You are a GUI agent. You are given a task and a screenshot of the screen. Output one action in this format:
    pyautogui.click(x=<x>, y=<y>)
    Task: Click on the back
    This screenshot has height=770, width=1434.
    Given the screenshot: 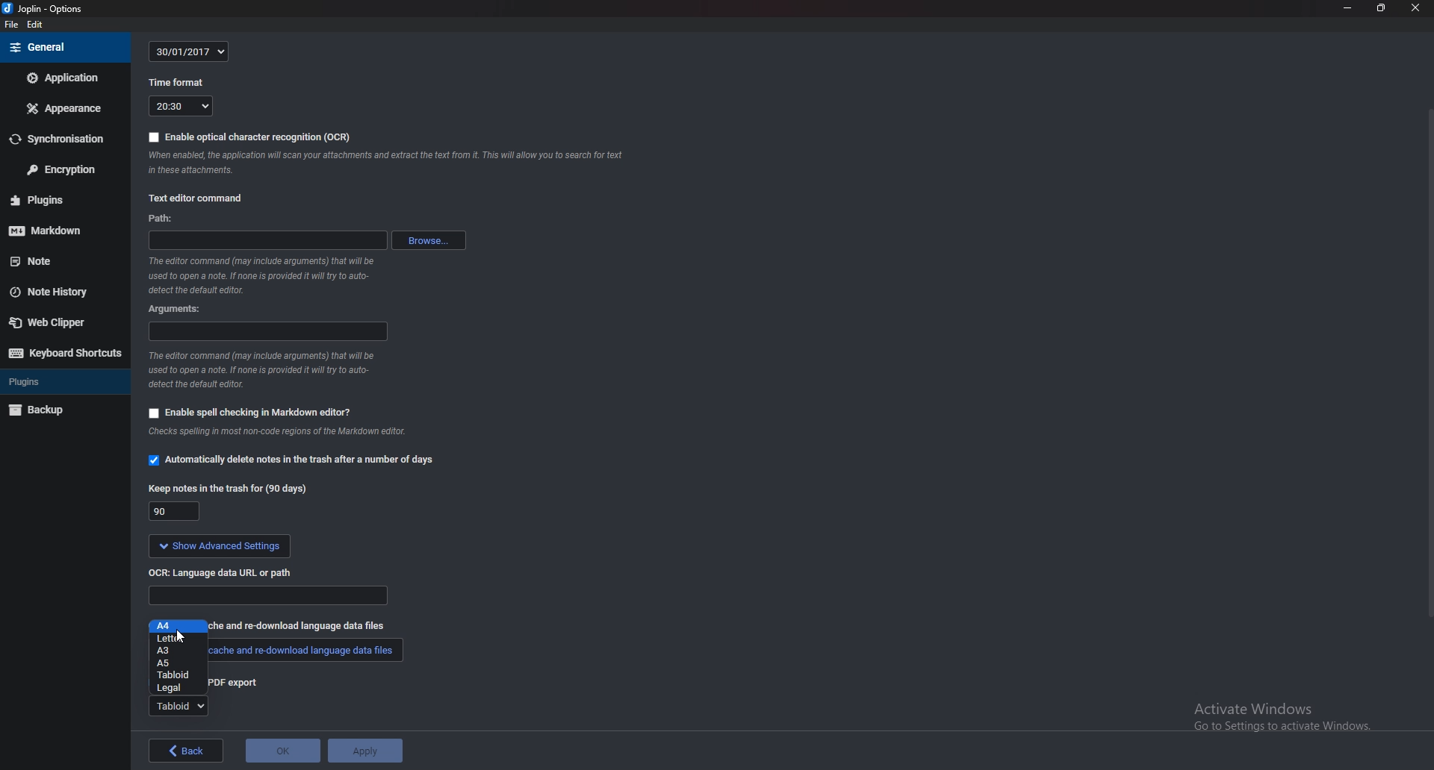 What is the action you would take?
    pyautogui.click(x=186, y=751)
    